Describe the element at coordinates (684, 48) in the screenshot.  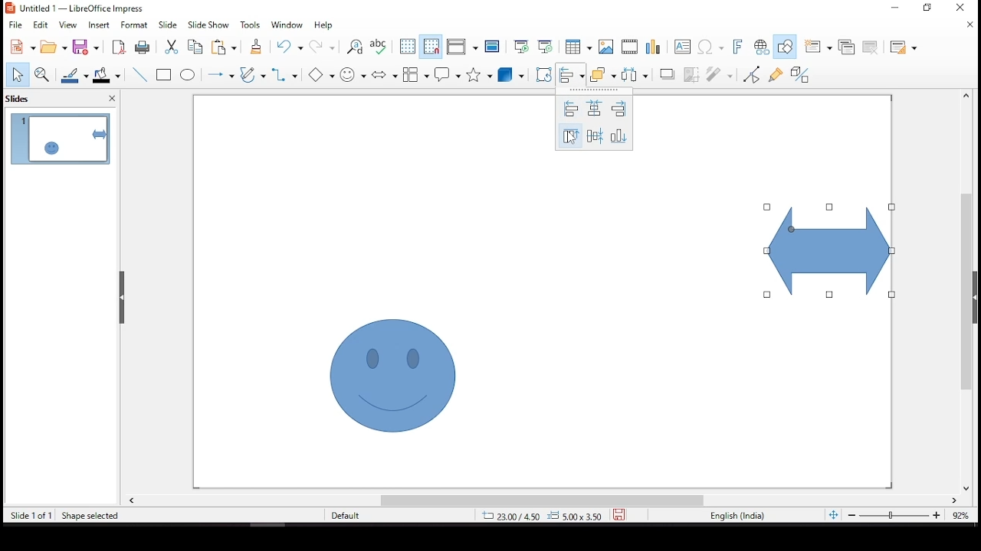
I see `text box` at that location.